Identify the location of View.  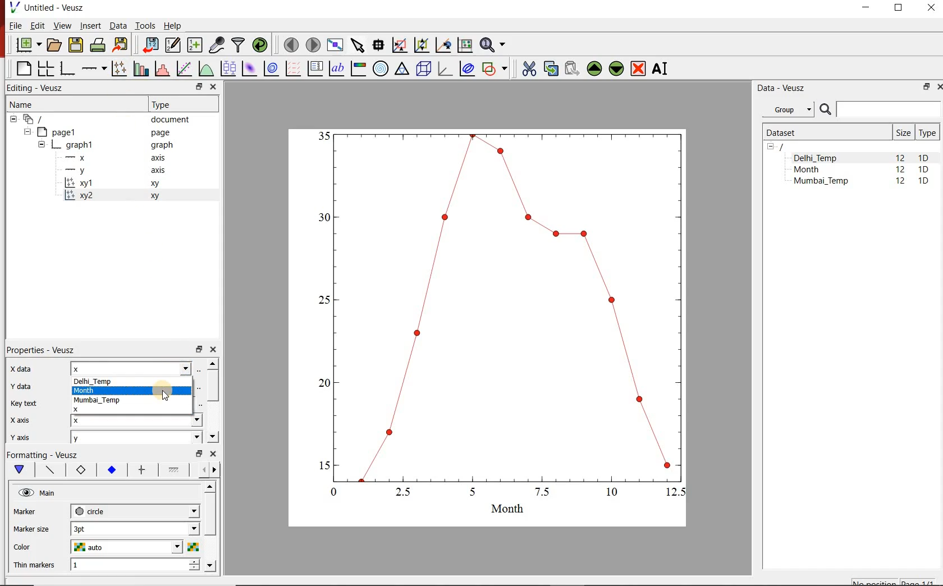
(62, 25).